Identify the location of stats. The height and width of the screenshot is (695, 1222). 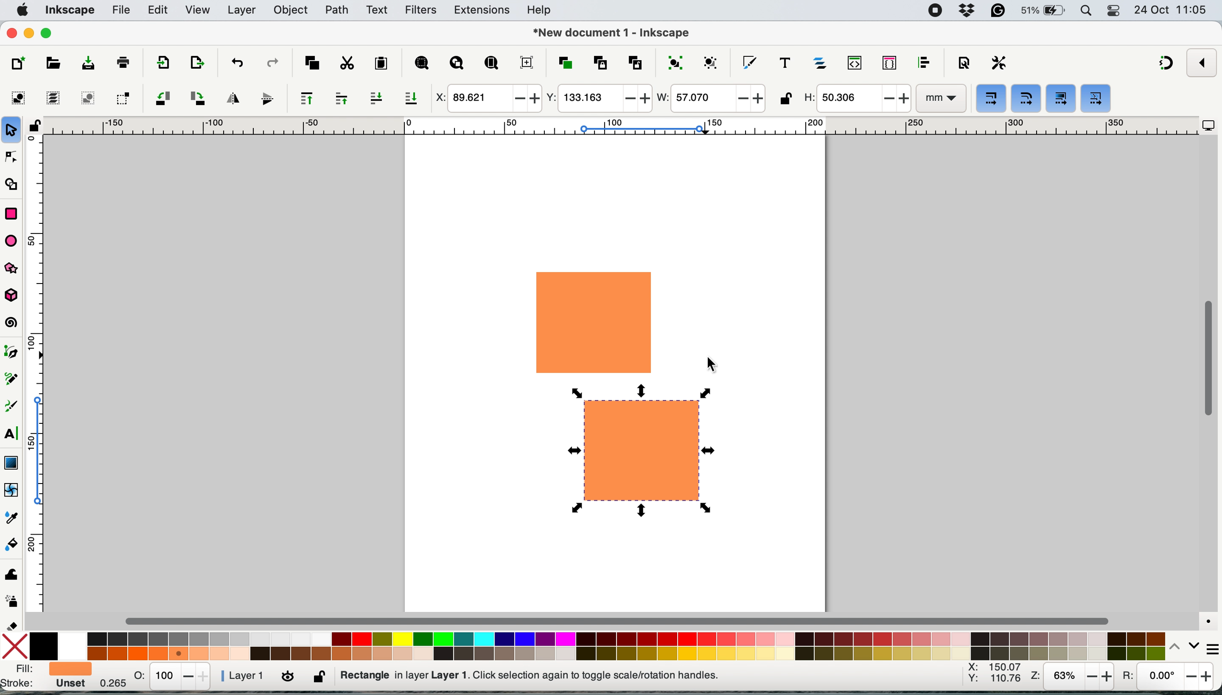
(173, 676).